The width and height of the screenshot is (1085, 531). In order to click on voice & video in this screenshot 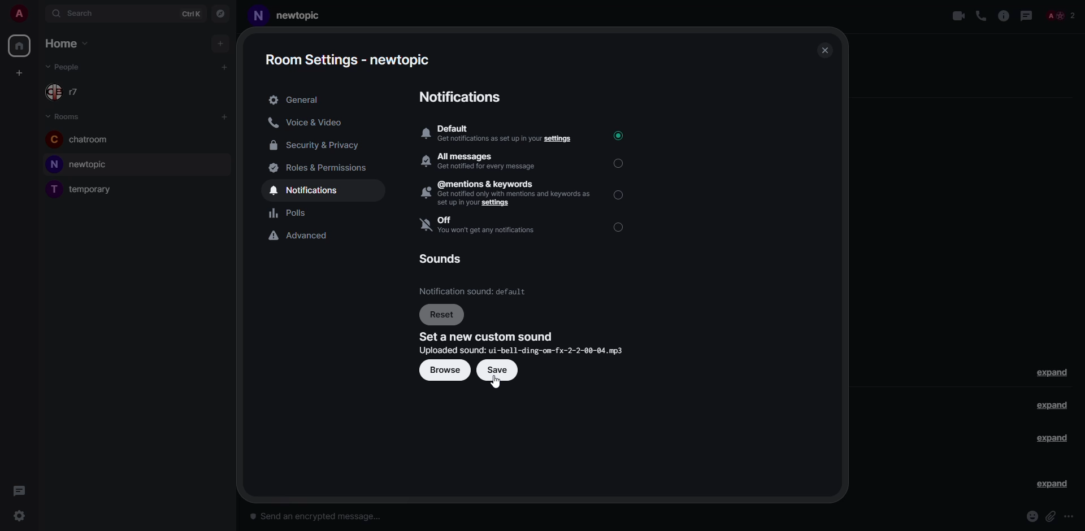, I will do `click(309, 122)`.